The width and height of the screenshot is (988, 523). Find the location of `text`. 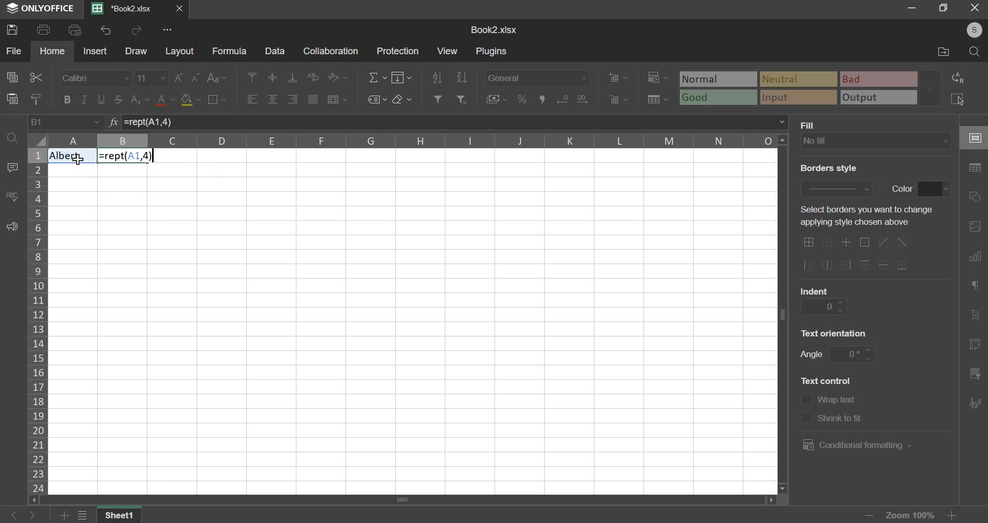

text is located at coordinates (827, 167).